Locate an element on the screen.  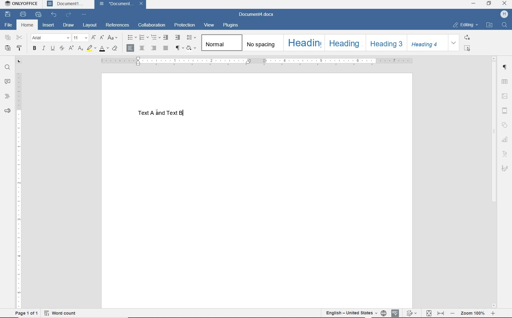
REDO is located at coordinates (69, 15).